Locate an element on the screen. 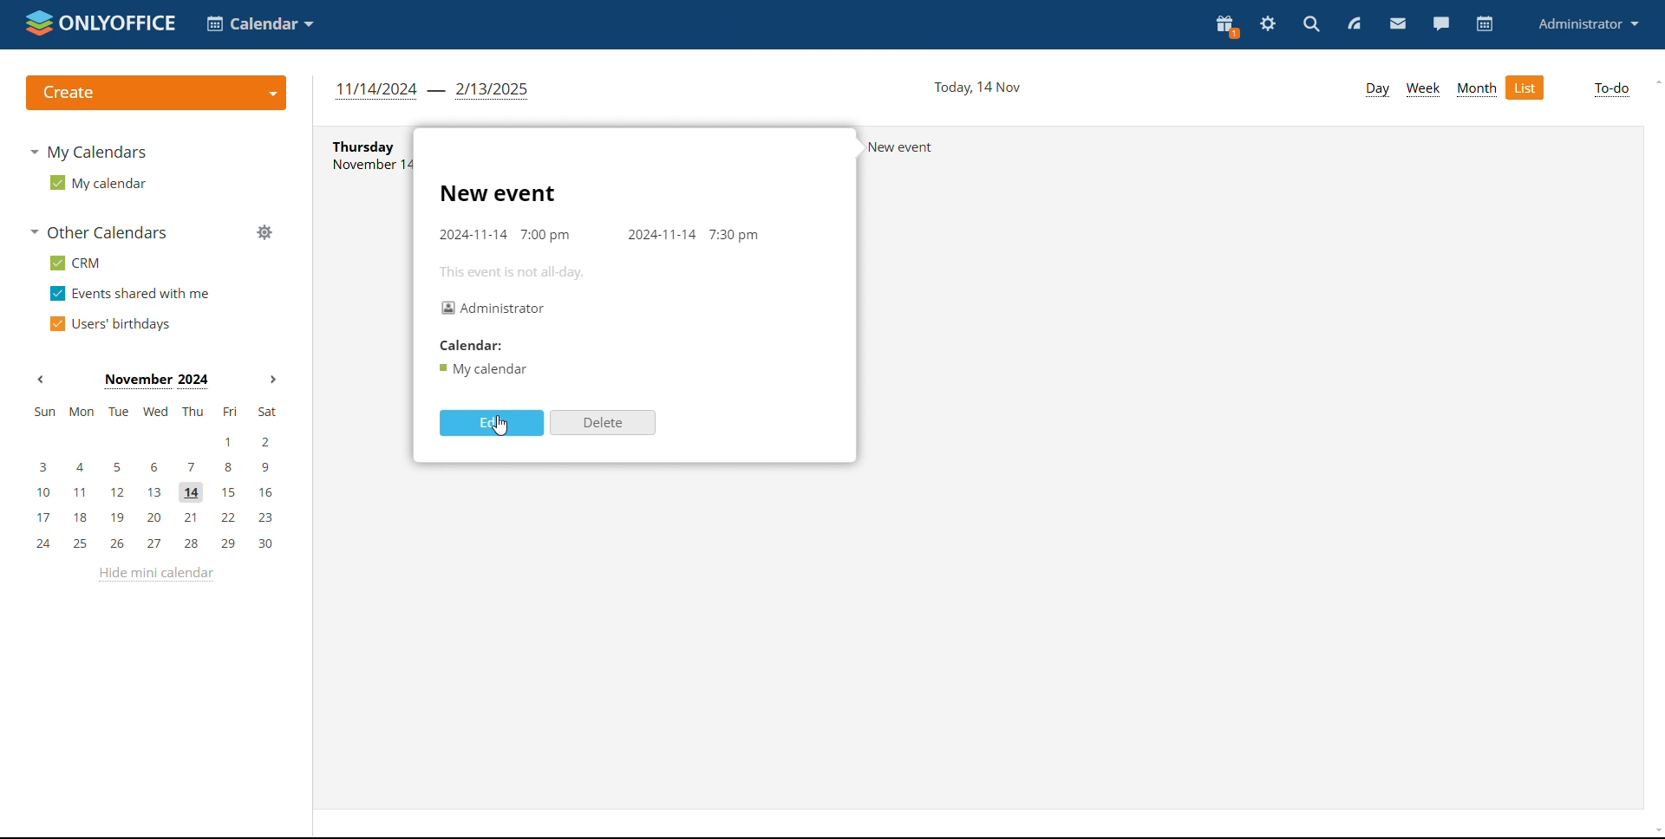  users' birthdays is located at coordinates (108, 324).